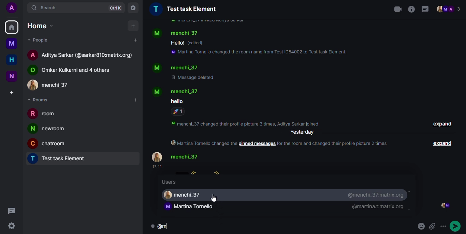 This screenshot has width=466, height=234. I want to click on new, so click(12, 76).